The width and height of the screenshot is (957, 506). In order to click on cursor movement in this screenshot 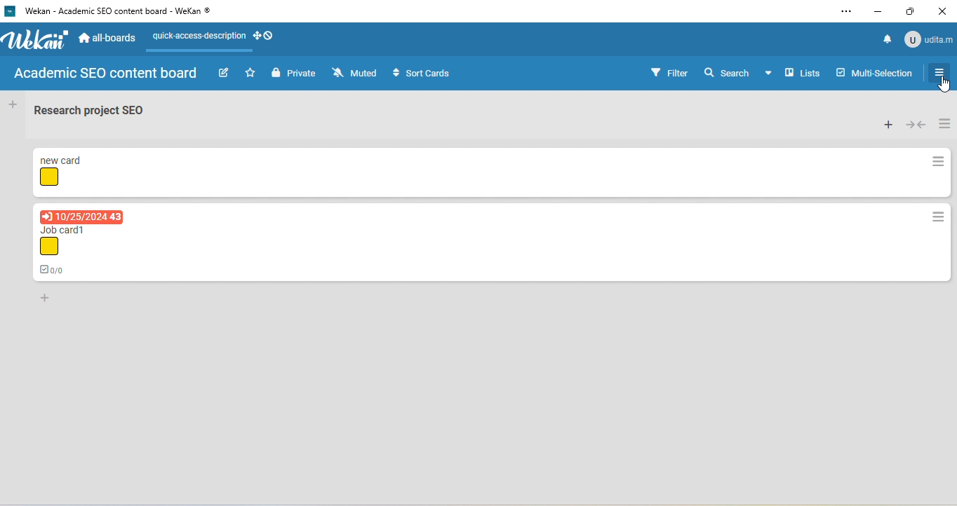, I will do `click(945, 85)`.